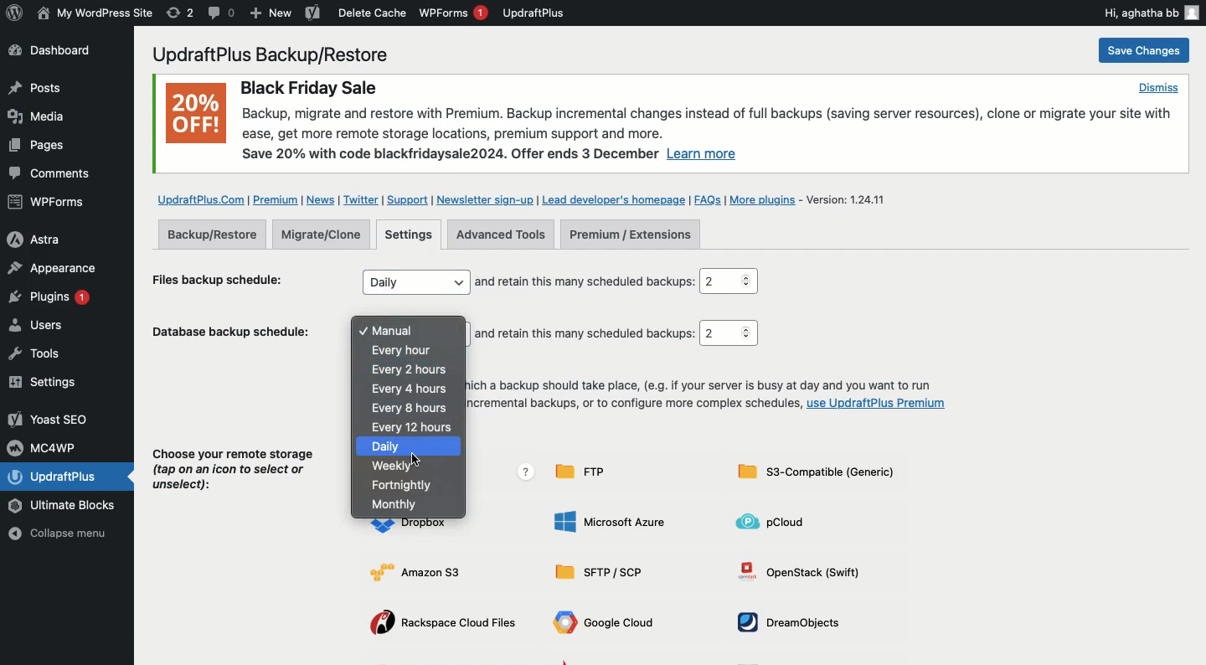  What do you see at coordinates (234, 335) in the screenshot?
I see `Database backup schedule` at bounding box center [234, 335].